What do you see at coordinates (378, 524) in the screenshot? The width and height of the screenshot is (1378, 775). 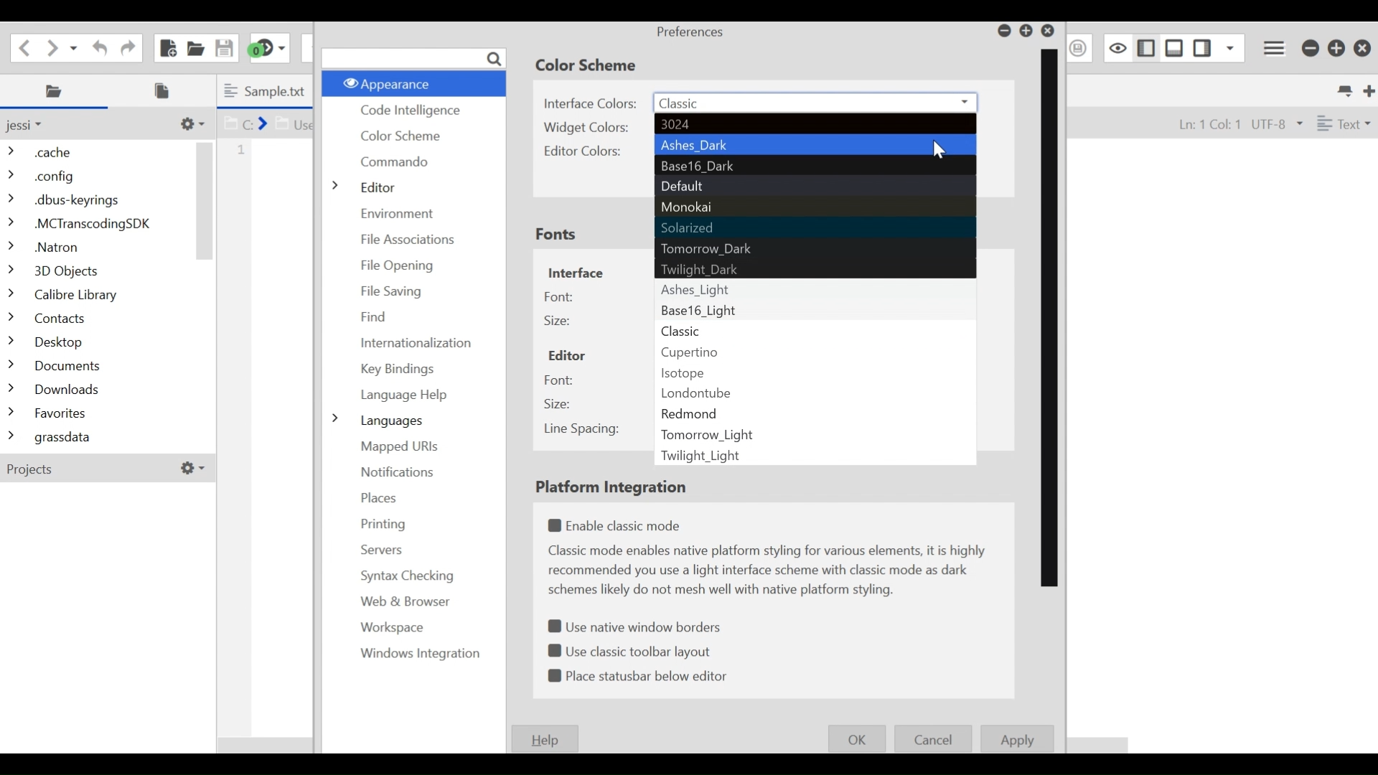 I see `Printing` at bounding box center [378, 524].